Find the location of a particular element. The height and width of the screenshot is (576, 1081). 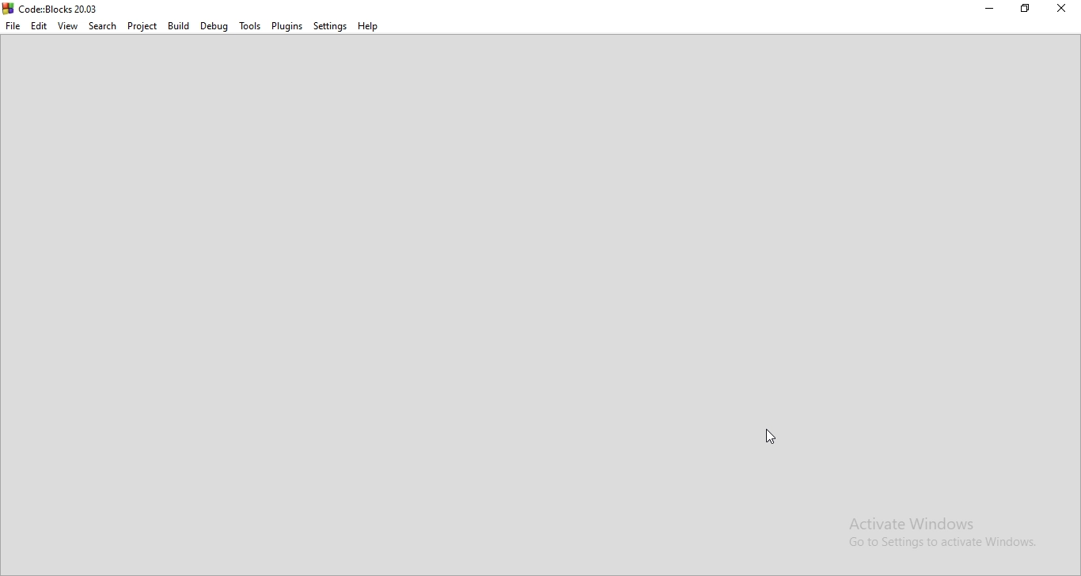

File is located at coordinates (13, 27).